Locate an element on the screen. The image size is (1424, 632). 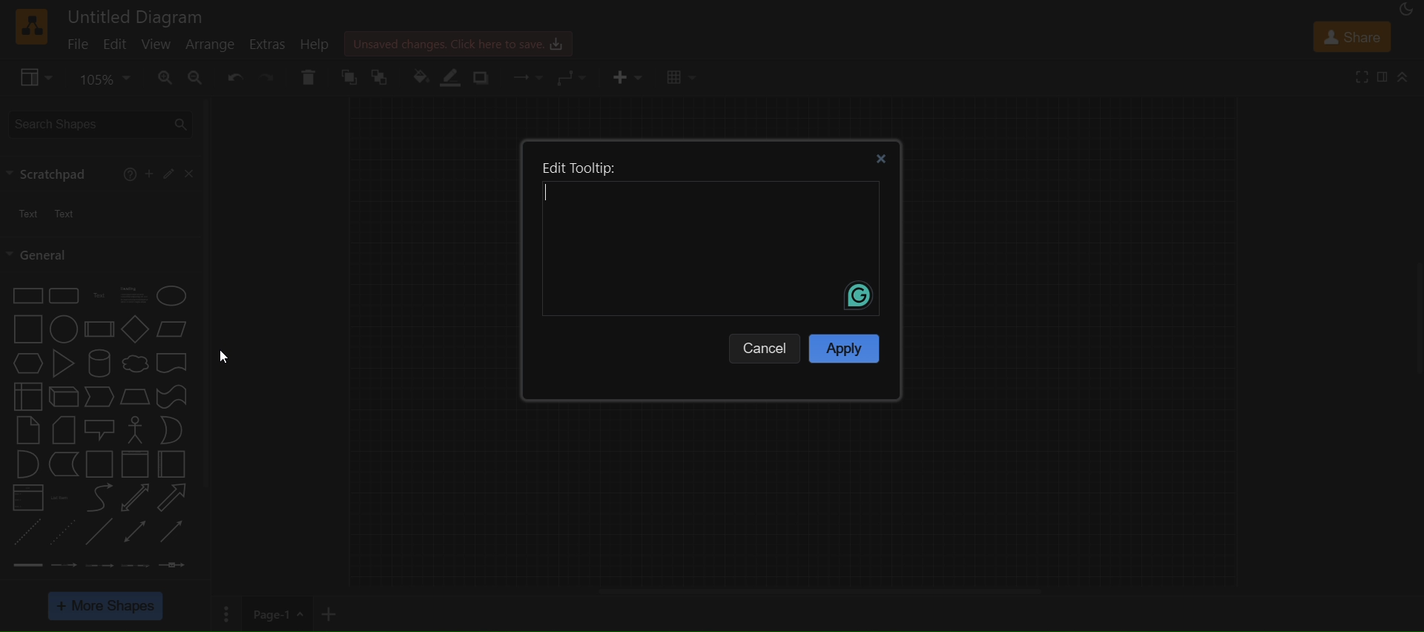
rectangle is located at coordinates (24, 297).